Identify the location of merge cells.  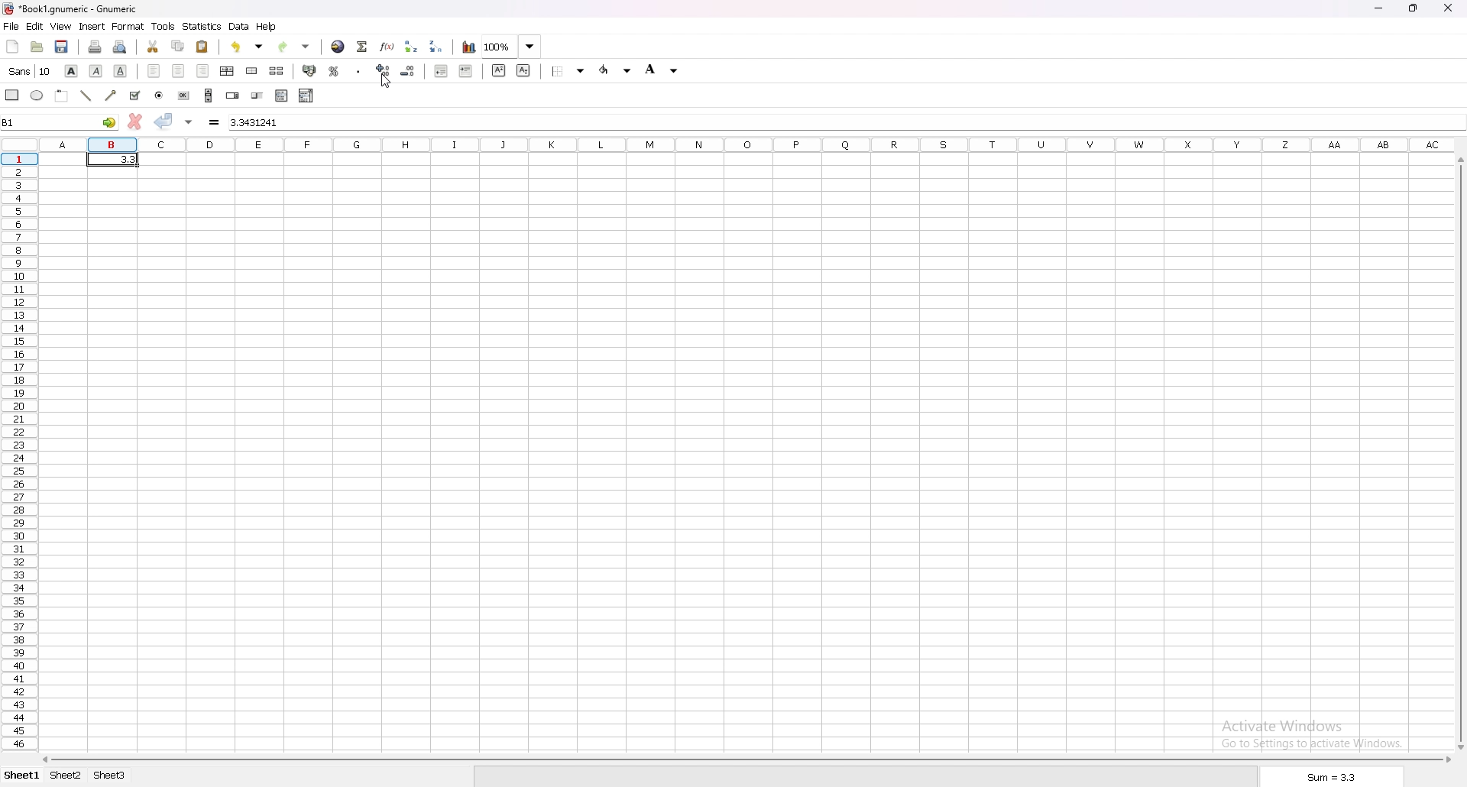
(251, 72).